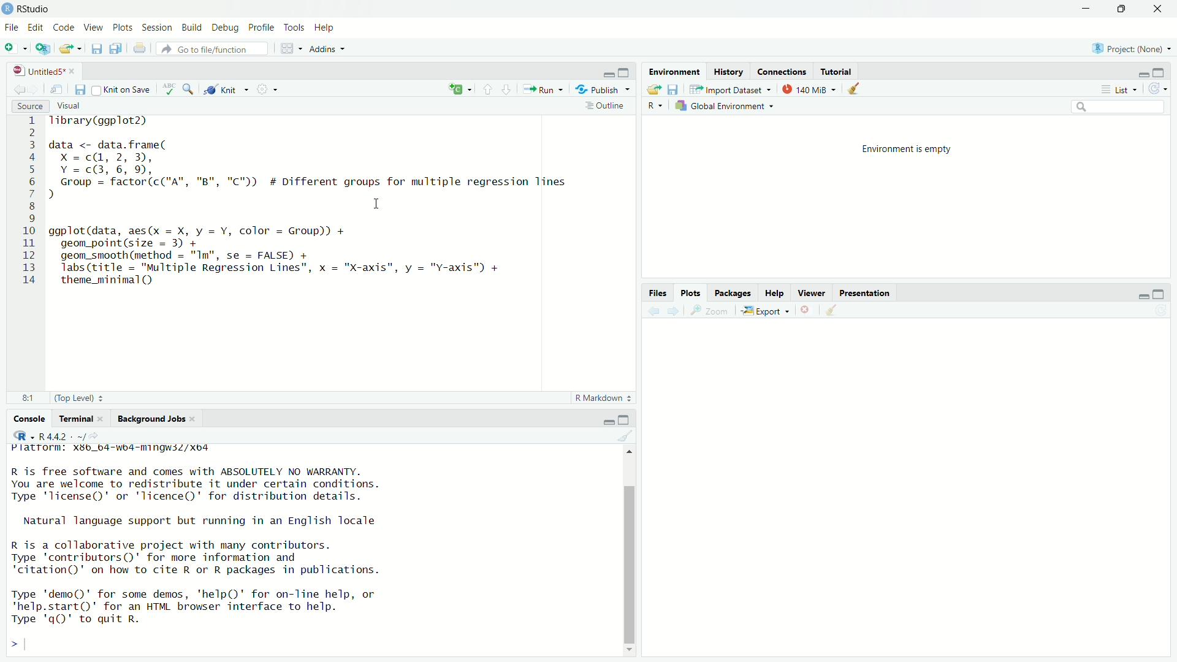 The image size is (1177, 662). What do you see at coordinates (42, 49) in the screenshot?
I see `add script` at bounding box center [42, 49].